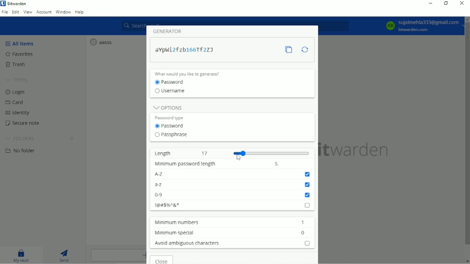 This screenshot has width=470, height=264. Describe the element at coordinates (276, 163) in the screenshot. I see `5` at that location.